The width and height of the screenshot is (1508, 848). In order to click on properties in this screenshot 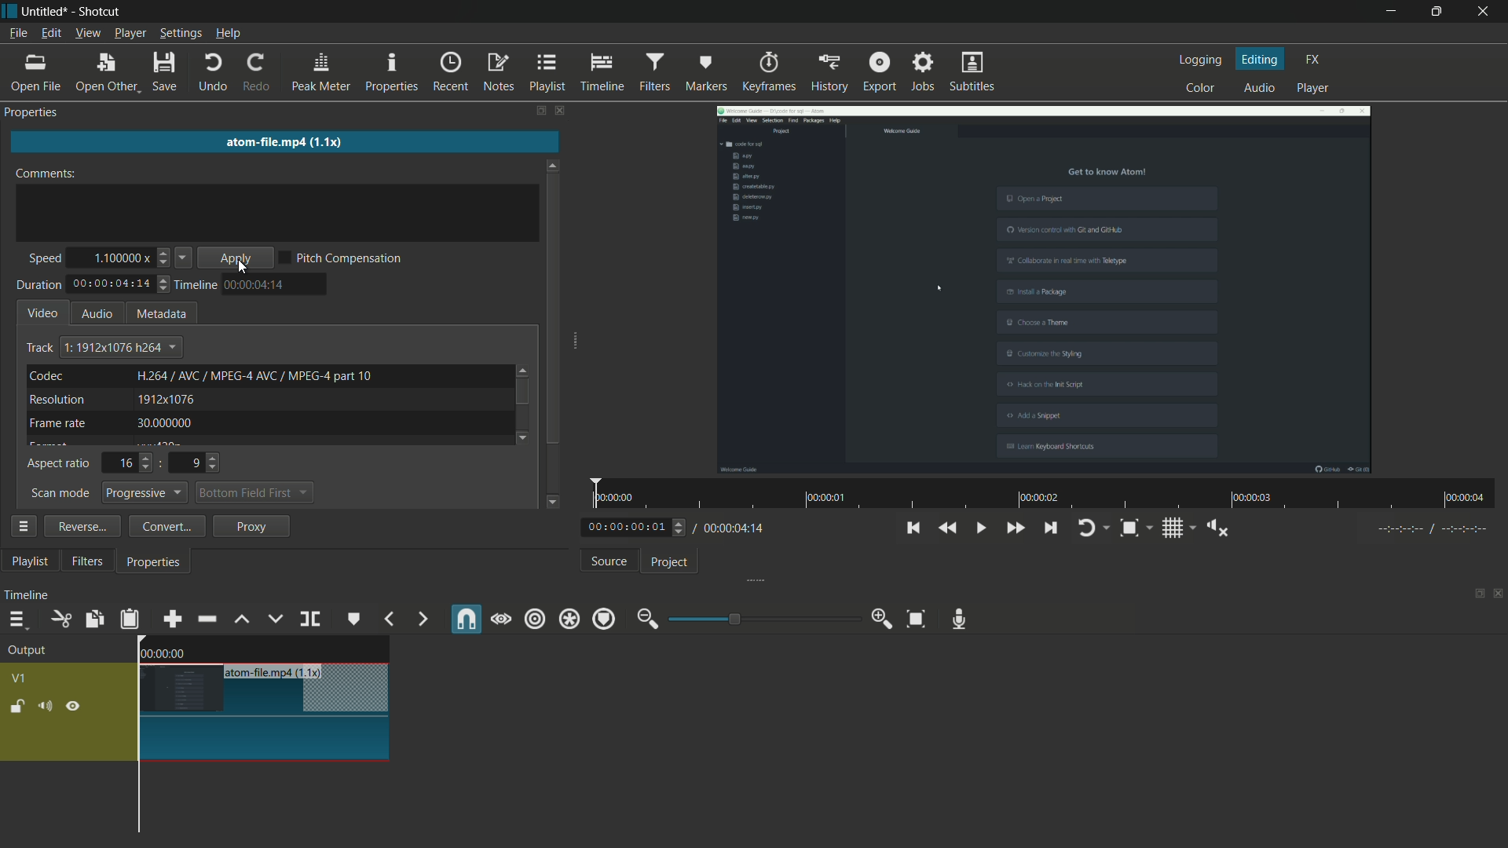, I will do `click(35, 111)`.